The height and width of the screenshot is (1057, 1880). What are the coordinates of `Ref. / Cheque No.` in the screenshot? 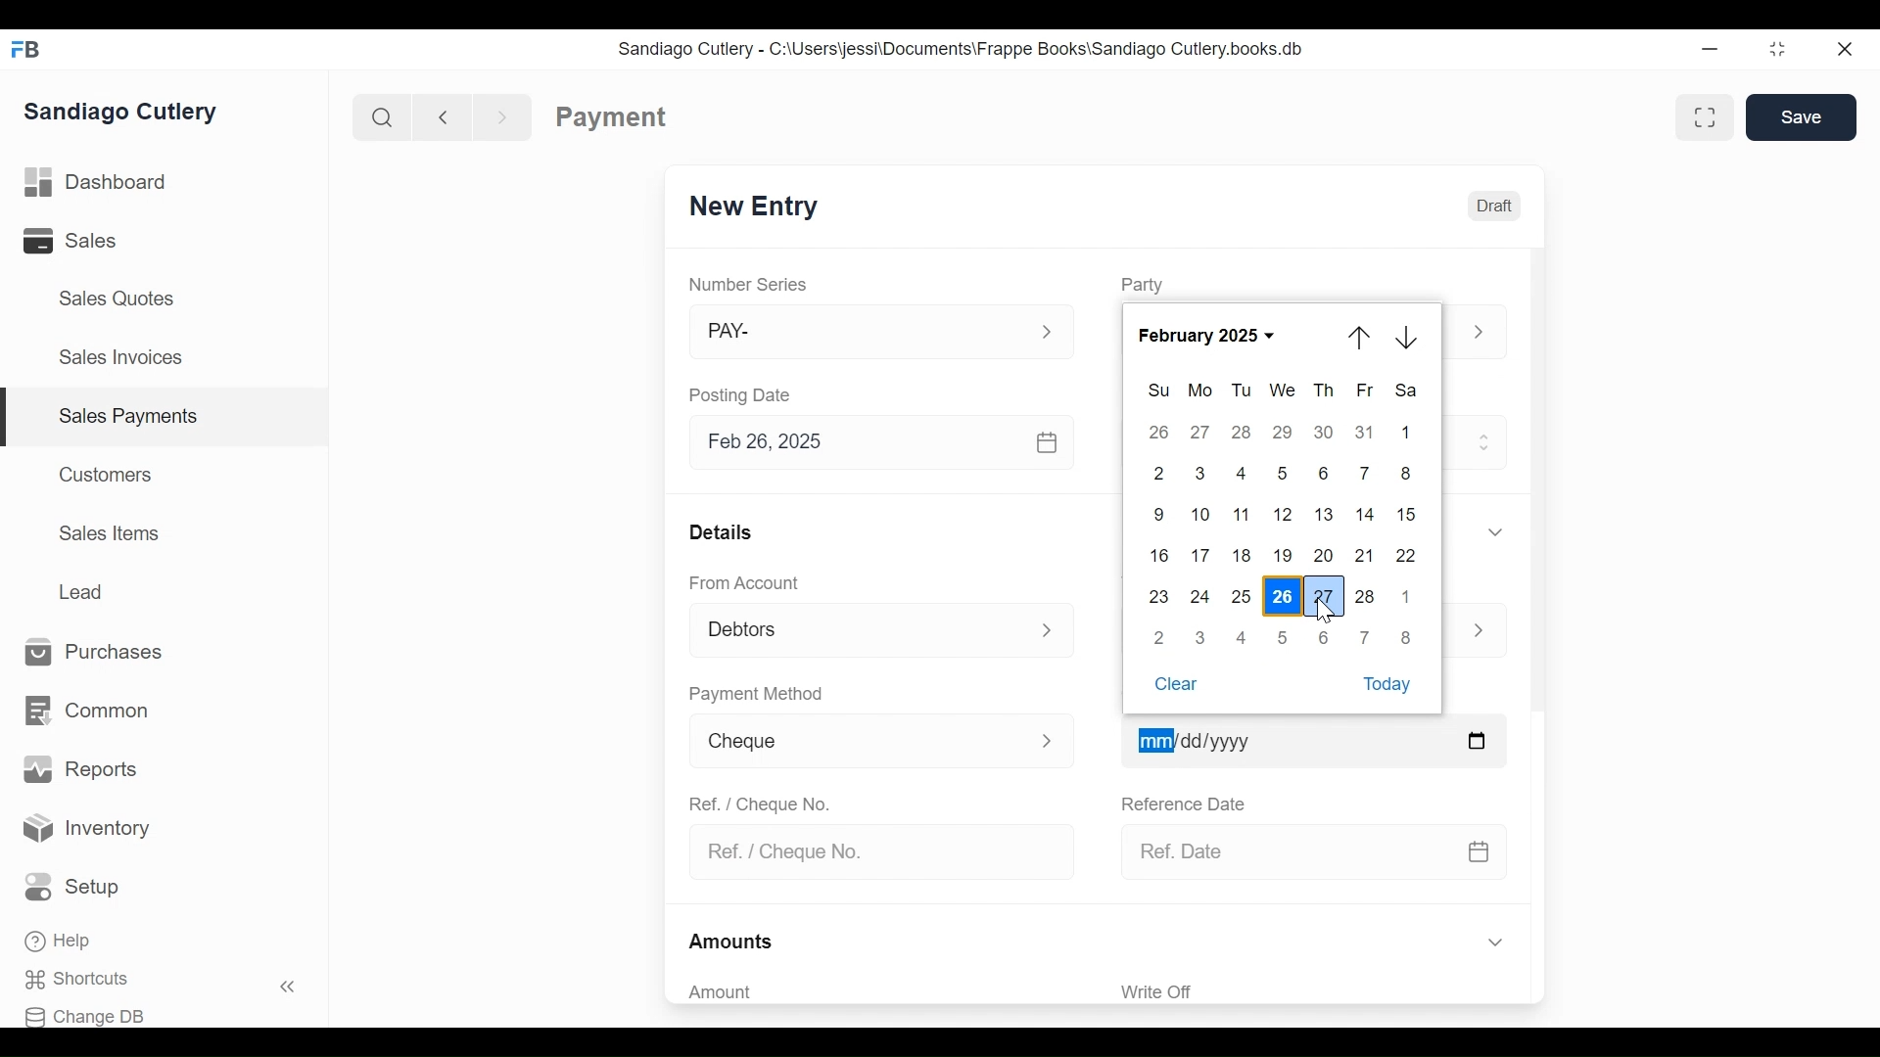 It's located at (872, 853).